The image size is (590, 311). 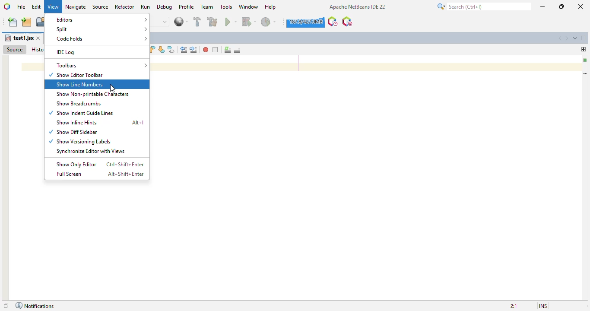 What do you see at coordinates (580, 6) in the screenshot?
I see `close` at bounding box center [580, 6].